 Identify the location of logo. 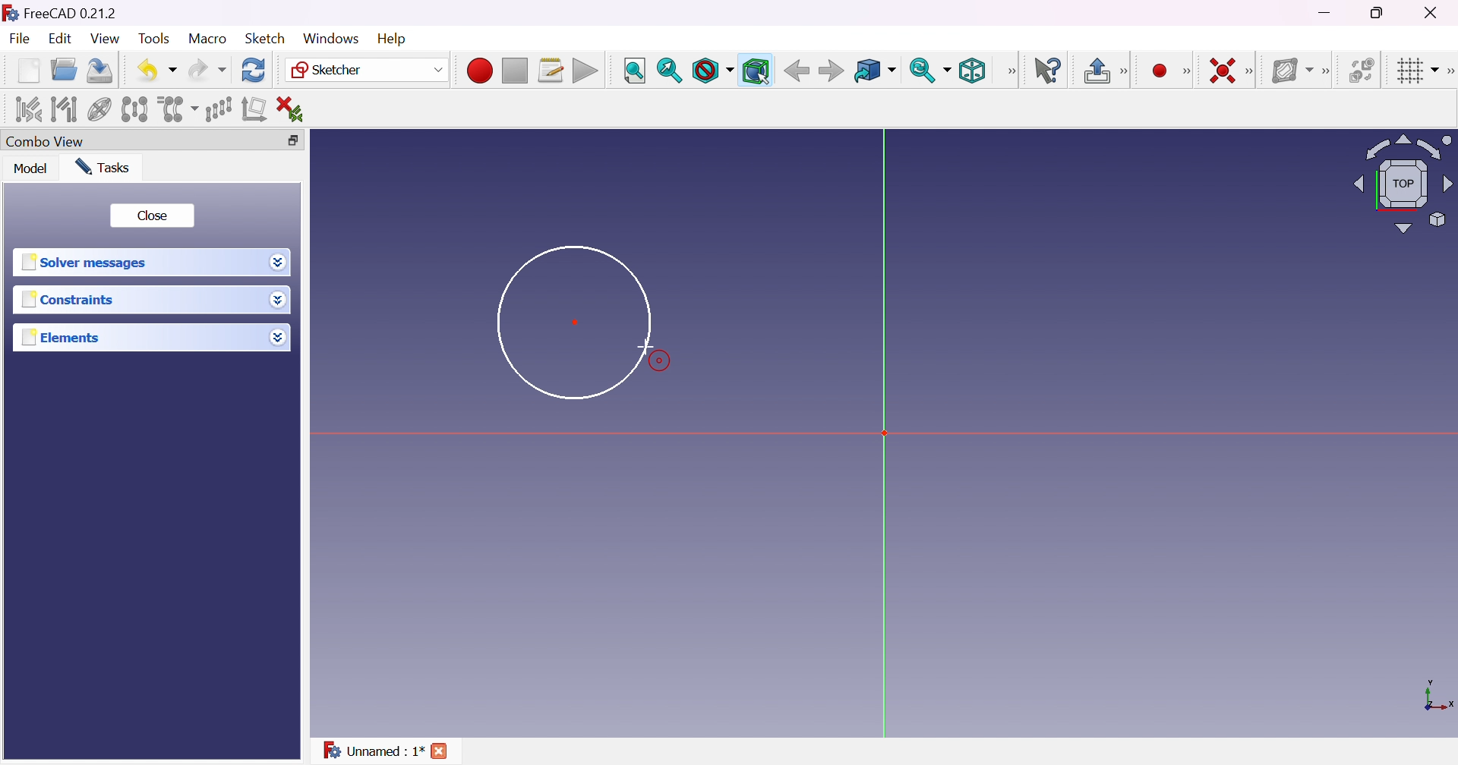
(10, 11).